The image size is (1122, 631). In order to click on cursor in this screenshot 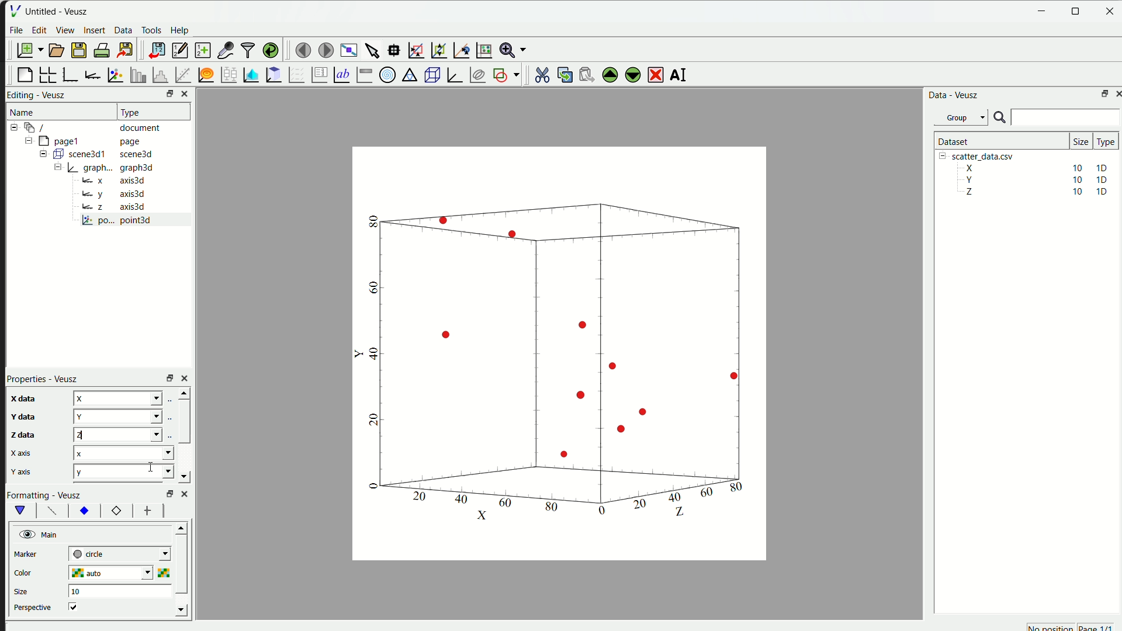, I will do `click(153, 466)`.